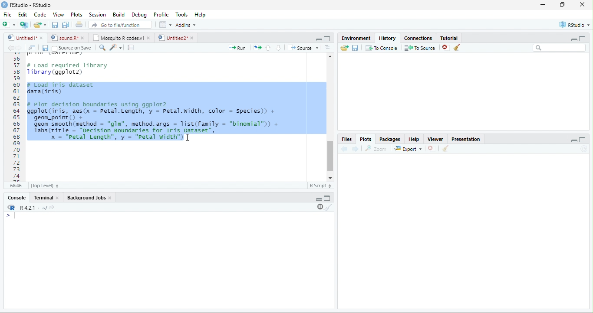 This screenshot has height=313, width=593. What do you see at coordinates (7, 14) in the screenshot?
I see `File` at bounding box center [7, 14].